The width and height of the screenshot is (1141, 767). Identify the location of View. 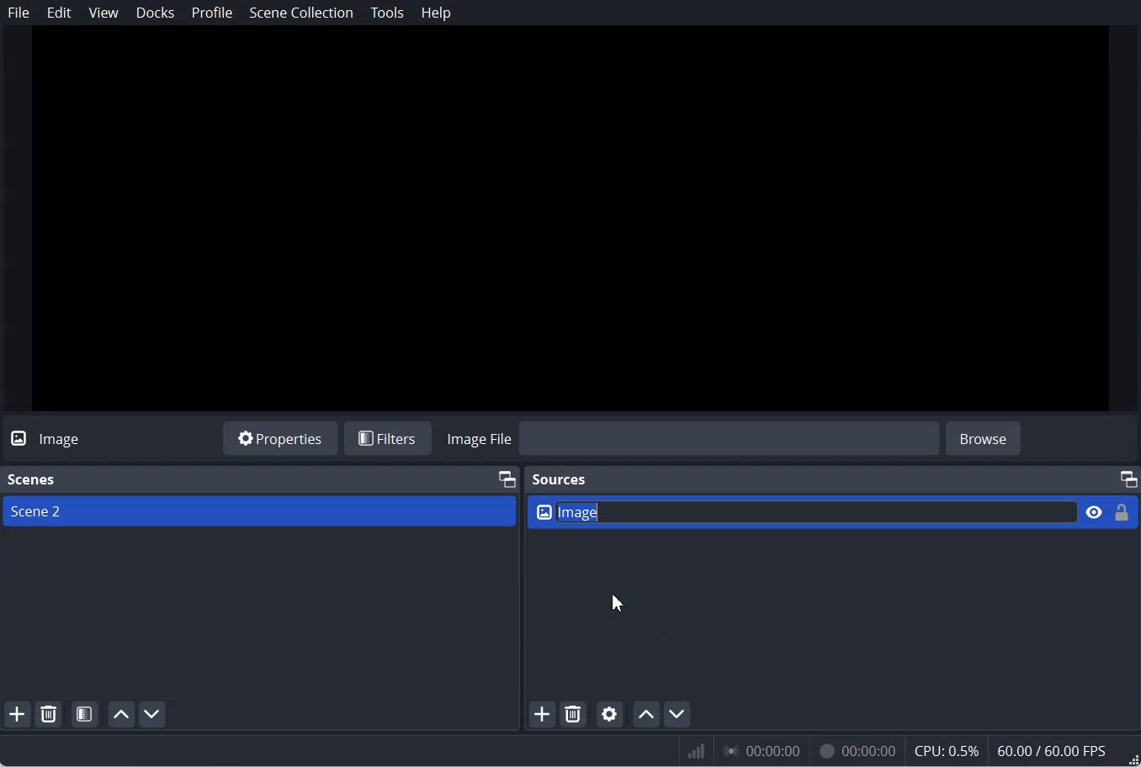
(103, 13).